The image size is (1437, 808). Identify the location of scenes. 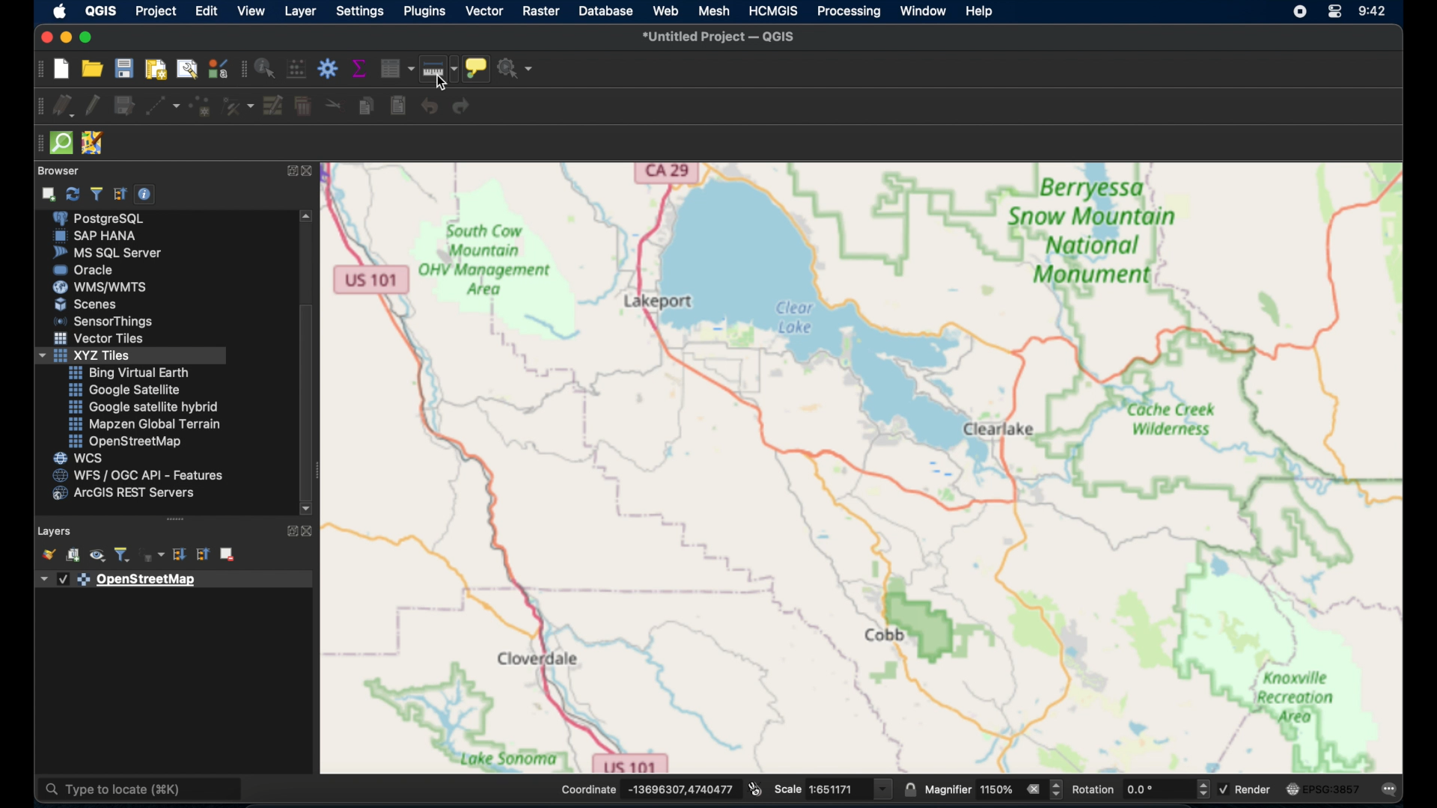
(86, 304).